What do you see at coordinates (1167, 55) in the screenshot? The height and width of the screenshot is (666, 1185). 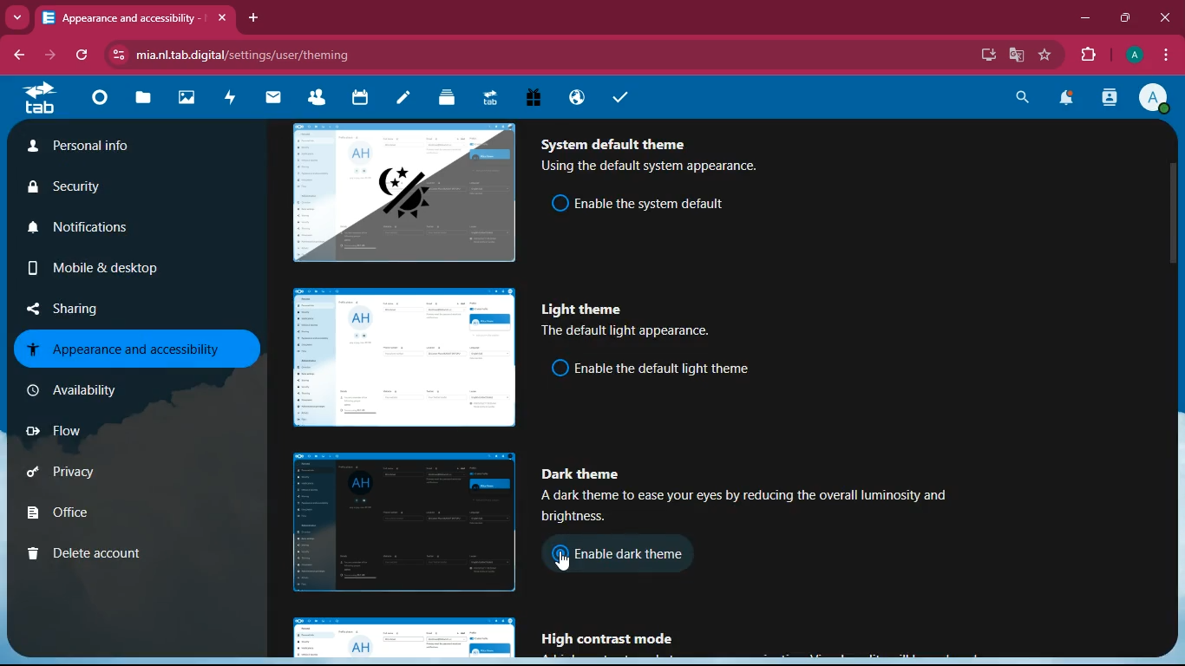 I see `menu` at bounding box center [1167, 55].